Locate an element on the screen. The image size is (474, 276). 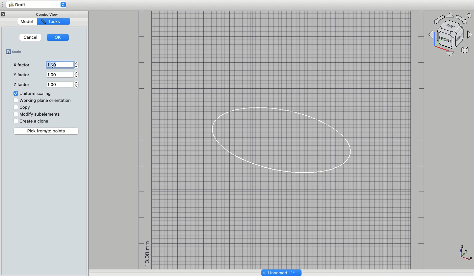
Oval is located at coordinates (279, 138).